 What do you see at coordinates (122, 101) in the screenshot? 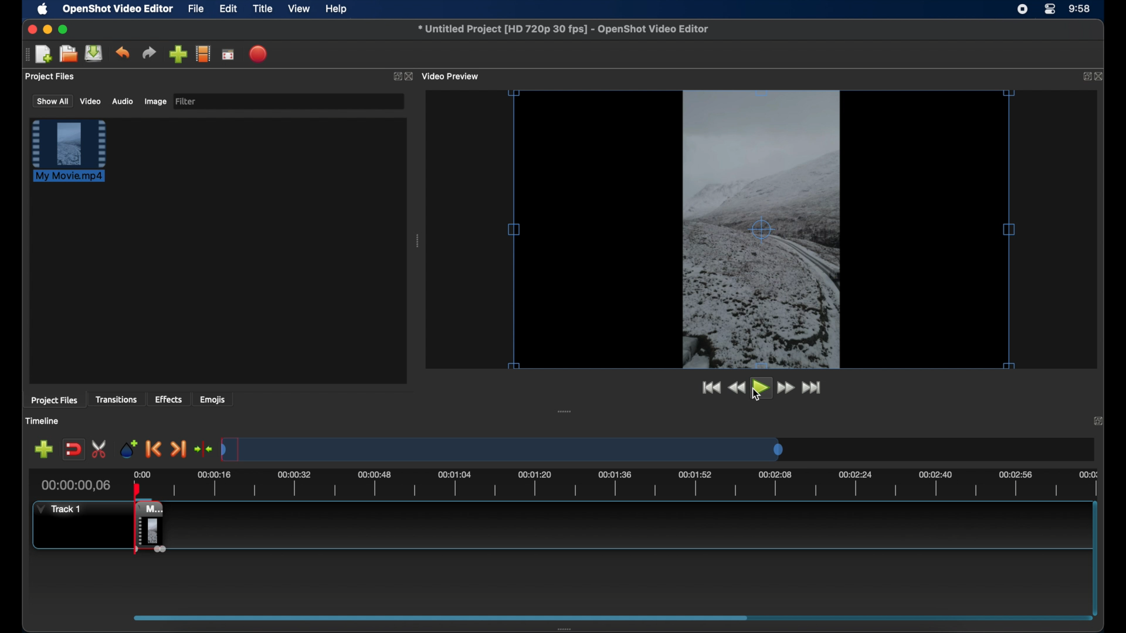
I see `audio` at bounding box center [122, 101].